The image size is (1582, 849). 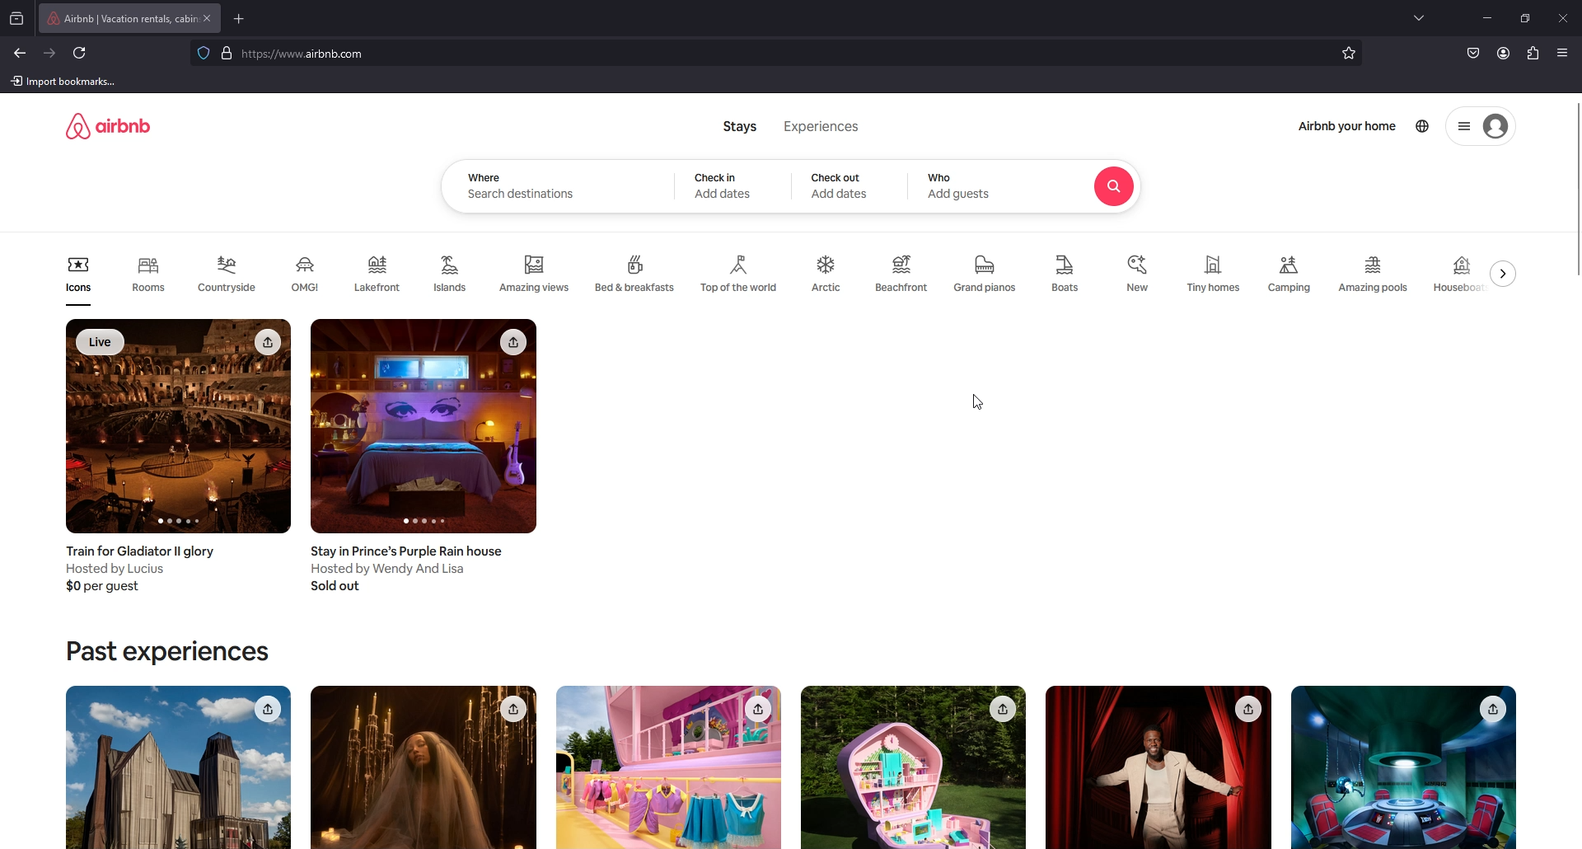 I want to click on Add DAtes, so click(x=725, y=194).